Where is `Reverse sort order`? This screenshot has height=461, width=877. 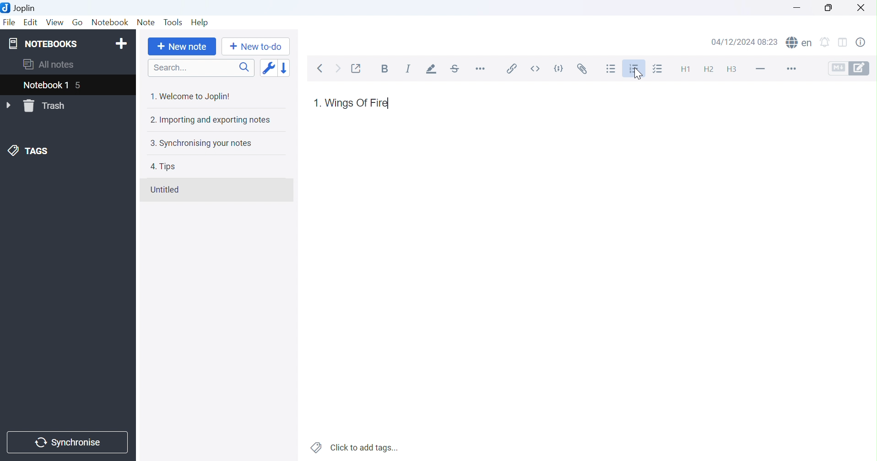
Reverse sort order is located at coordinates (284, 69).